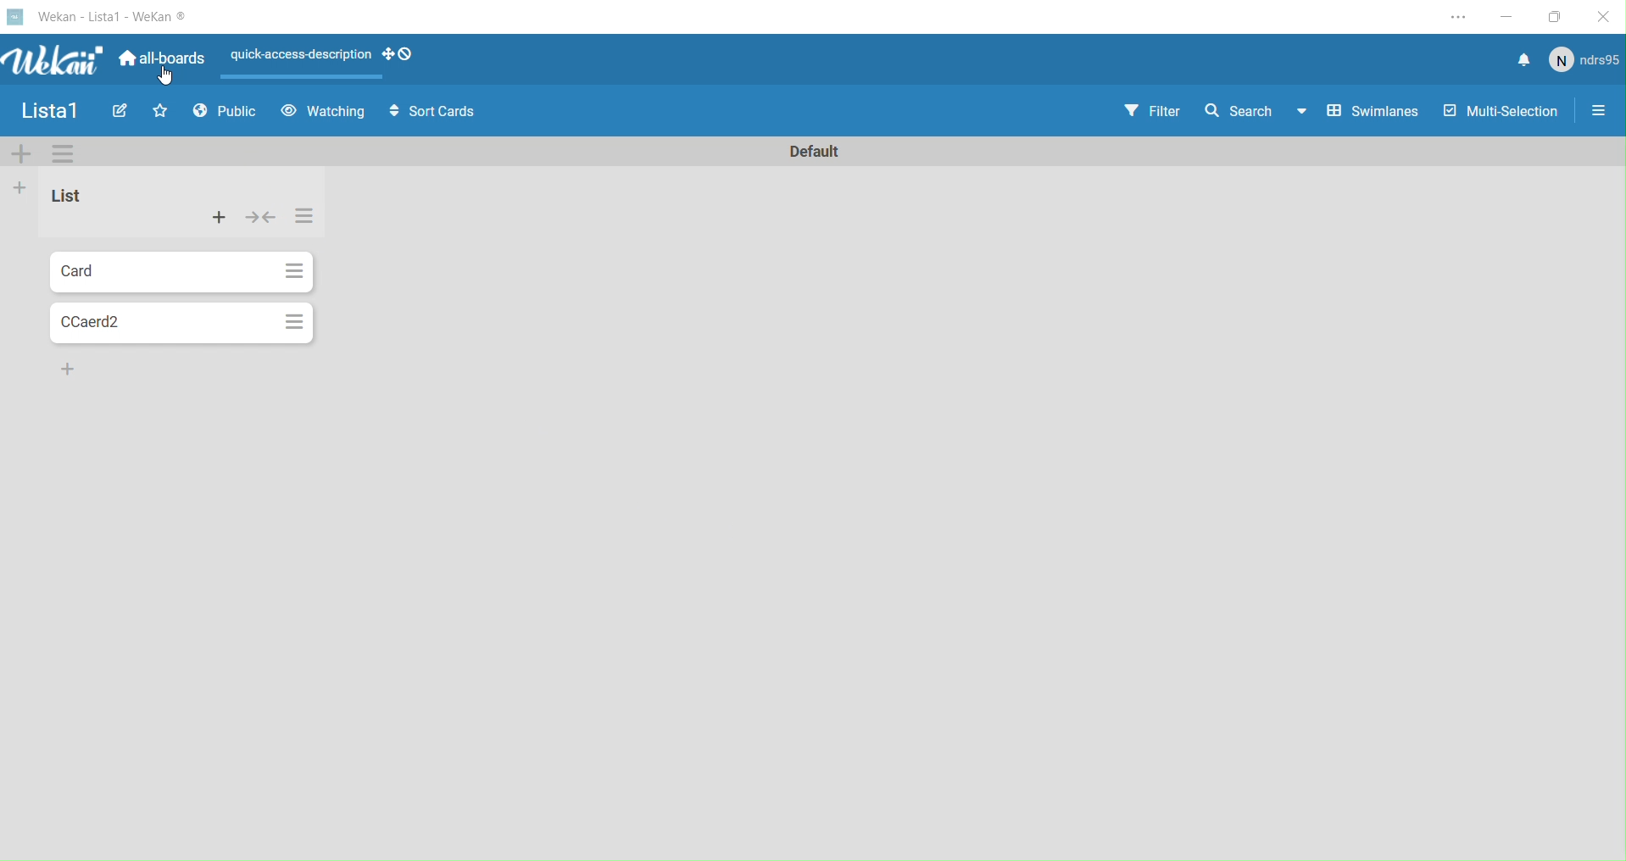 Image resolution: width=1626 pixels, height=861 pixels. What do you see at coordinates (1557, 14) in the screenshot?
I see `Box` at bounding box center [1557, 14].